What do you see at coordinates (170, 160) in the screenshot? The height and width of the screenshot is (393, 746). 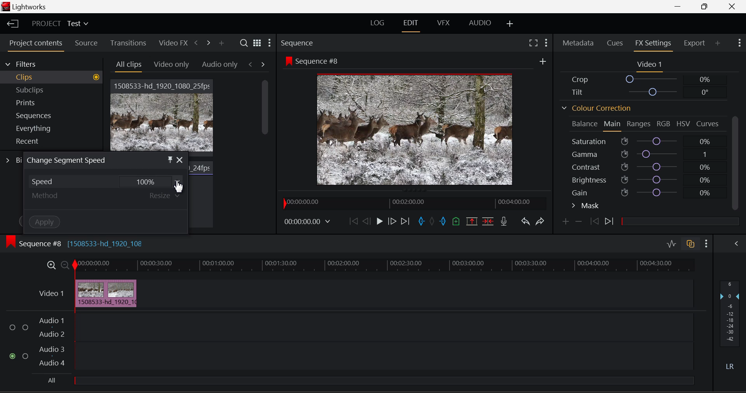 I see `Pin Object` at bounding box center [170, 160].